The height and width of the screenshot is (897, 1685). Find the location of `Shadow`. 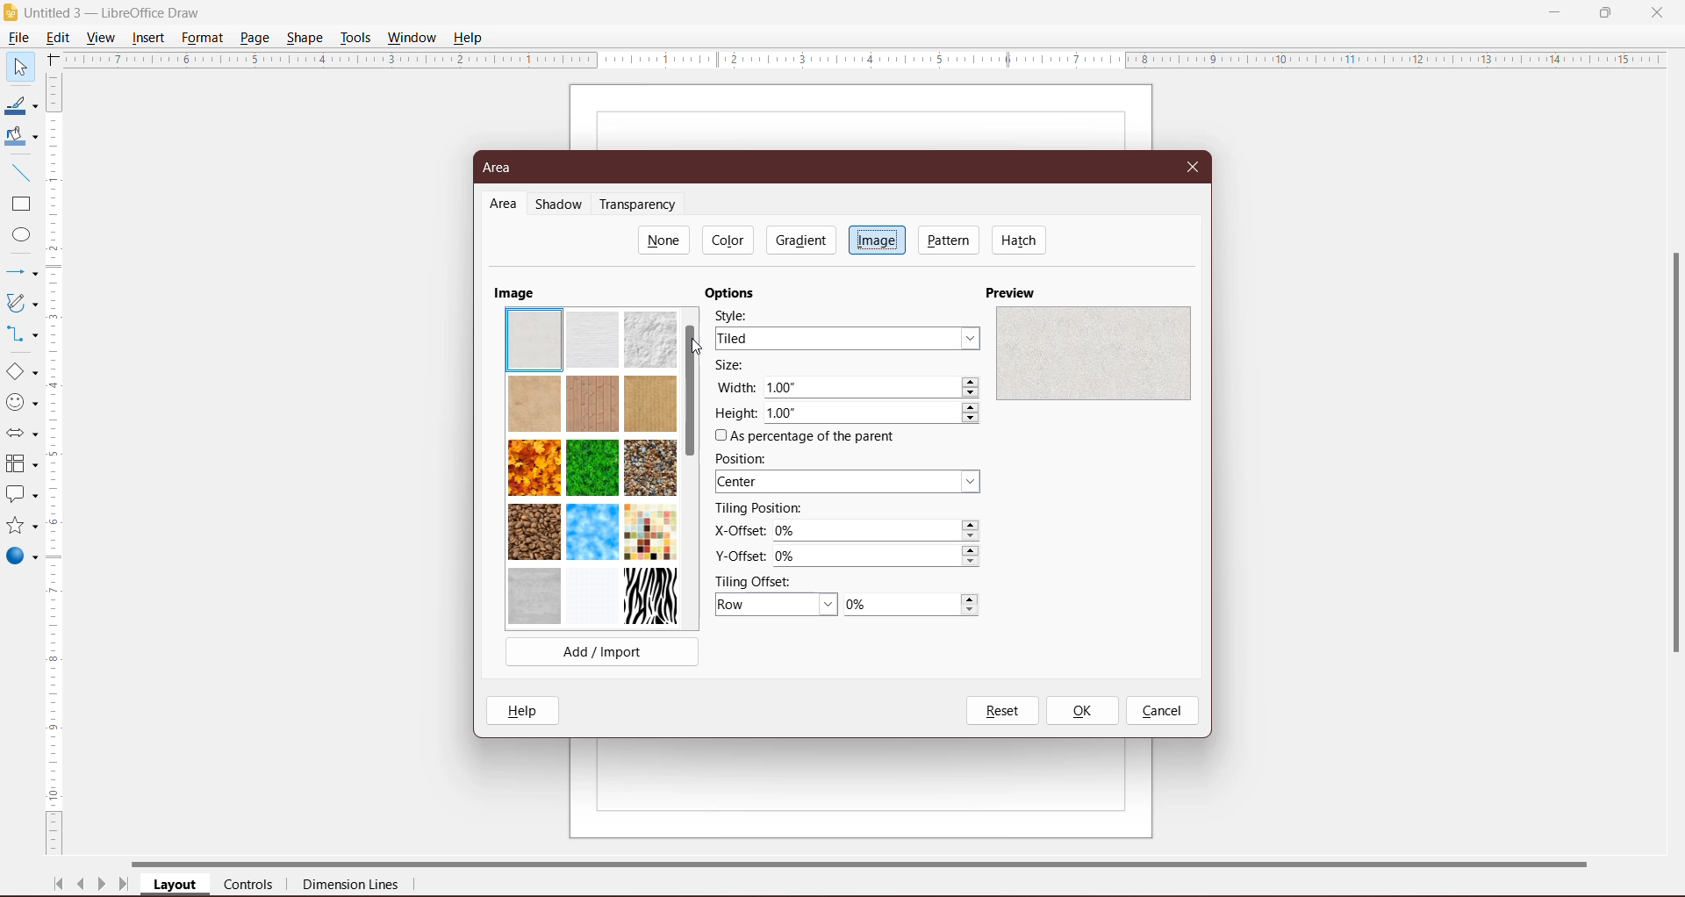

Shadow is located at coordinates (562, 205).